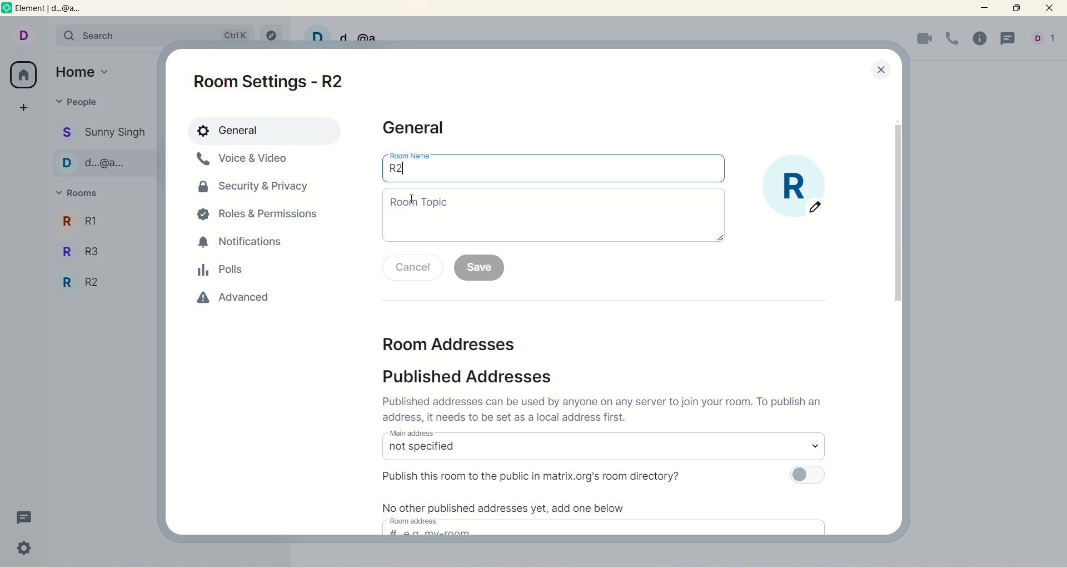 This screenshot has width=1067, height=568. Describe the element at coordinates (276, 81) in the screenshot. I see `room settings` at that location.